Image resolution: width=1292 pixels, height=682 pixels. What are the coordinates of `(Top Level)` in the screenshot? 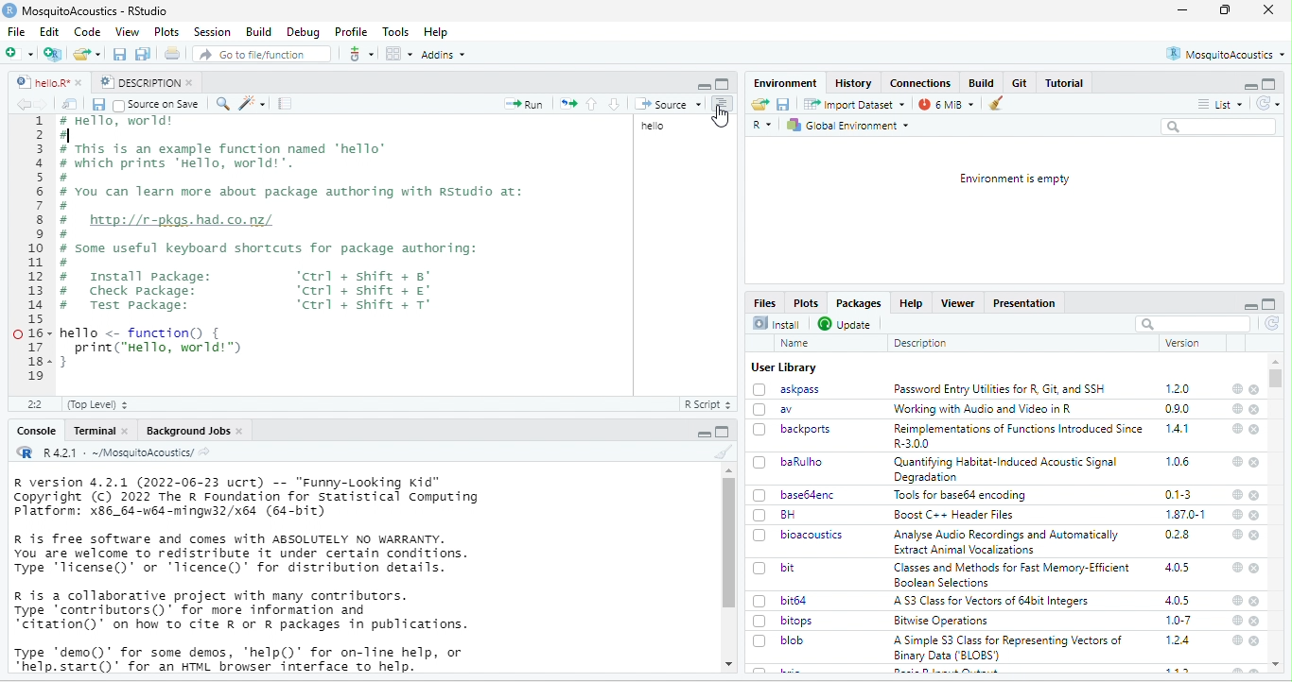 It's located at (99, 404).